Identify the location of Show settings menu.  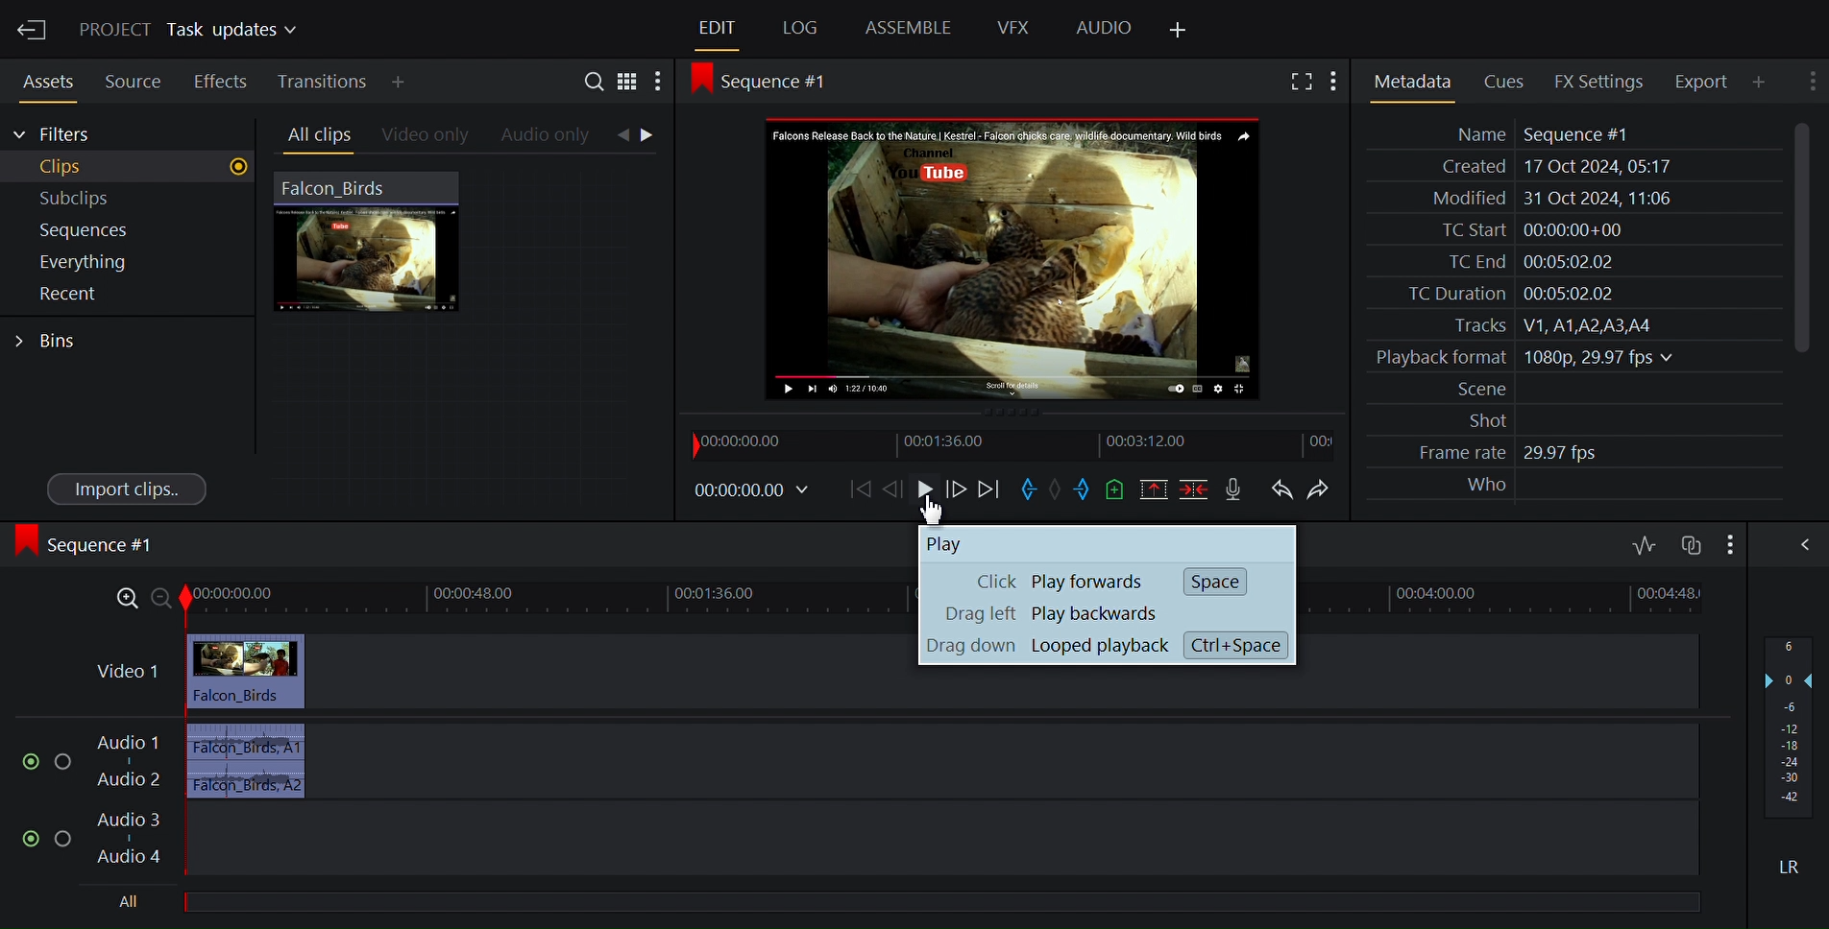
(1810, 83).